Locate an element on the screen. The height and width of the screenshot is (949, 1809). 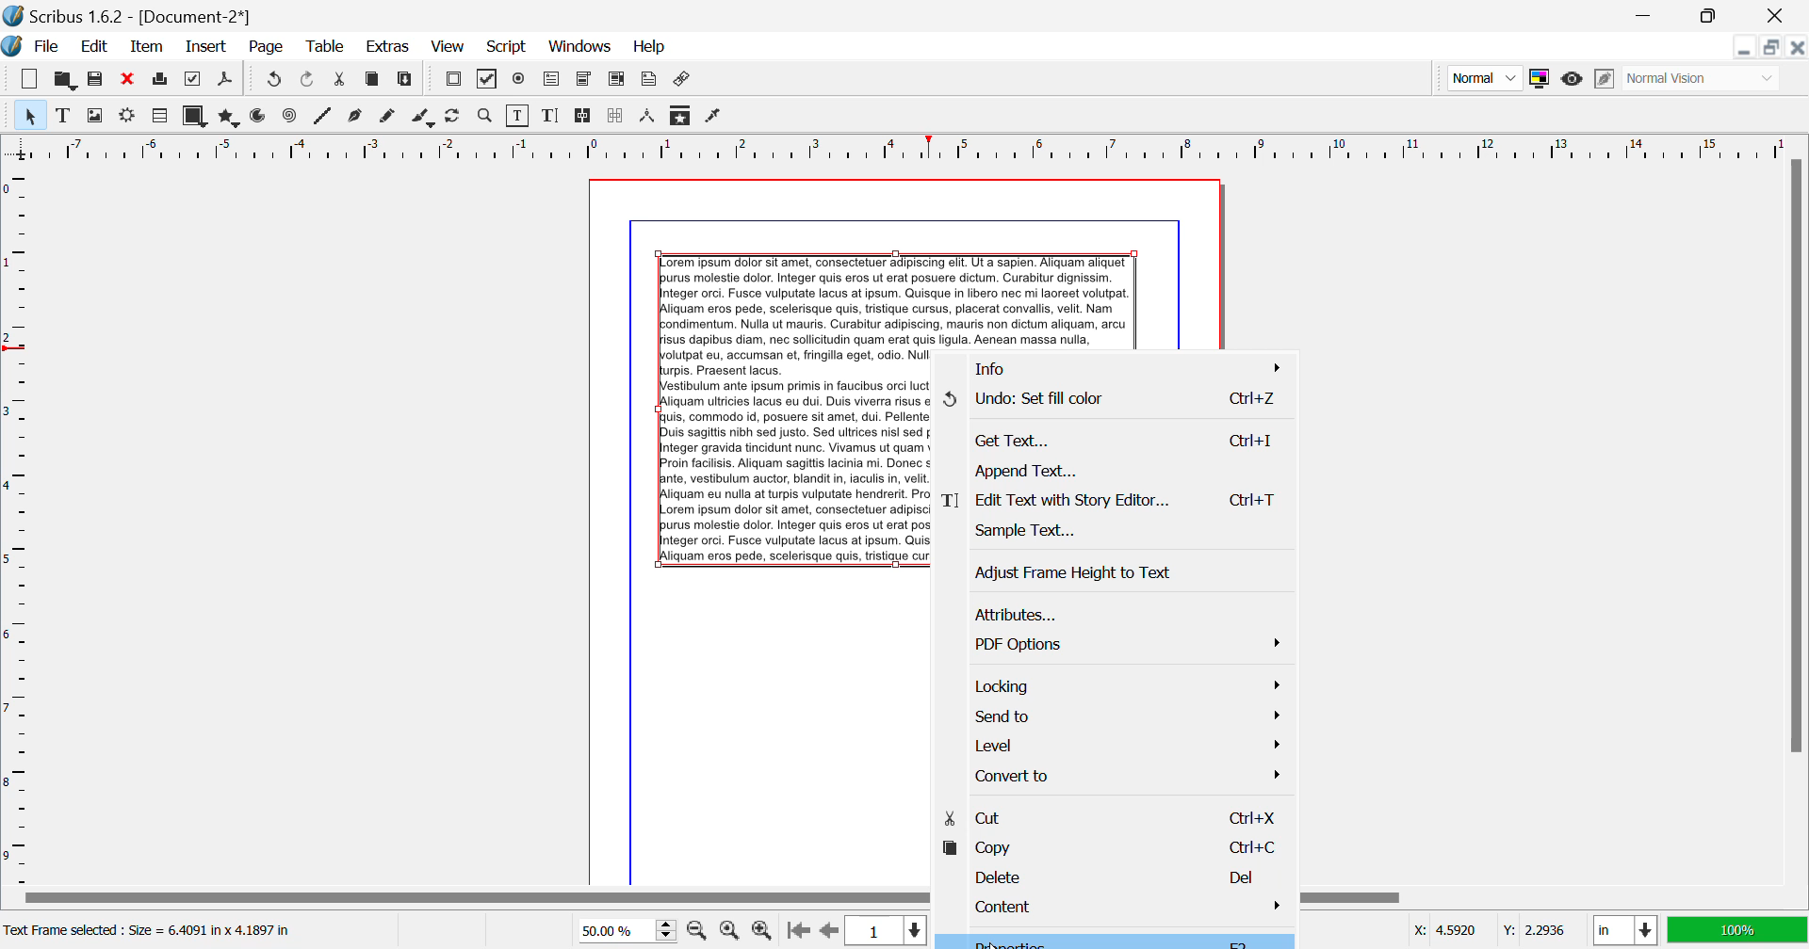
Shapes is located at coordinates (194, 116).